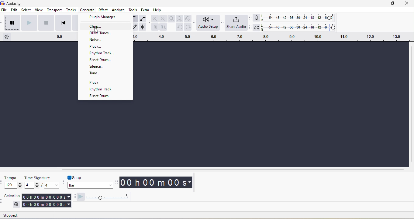  What do you see at coordinates (143, 27) in the screenshot?
I see `multi tool` at bounding box center [143, 27].